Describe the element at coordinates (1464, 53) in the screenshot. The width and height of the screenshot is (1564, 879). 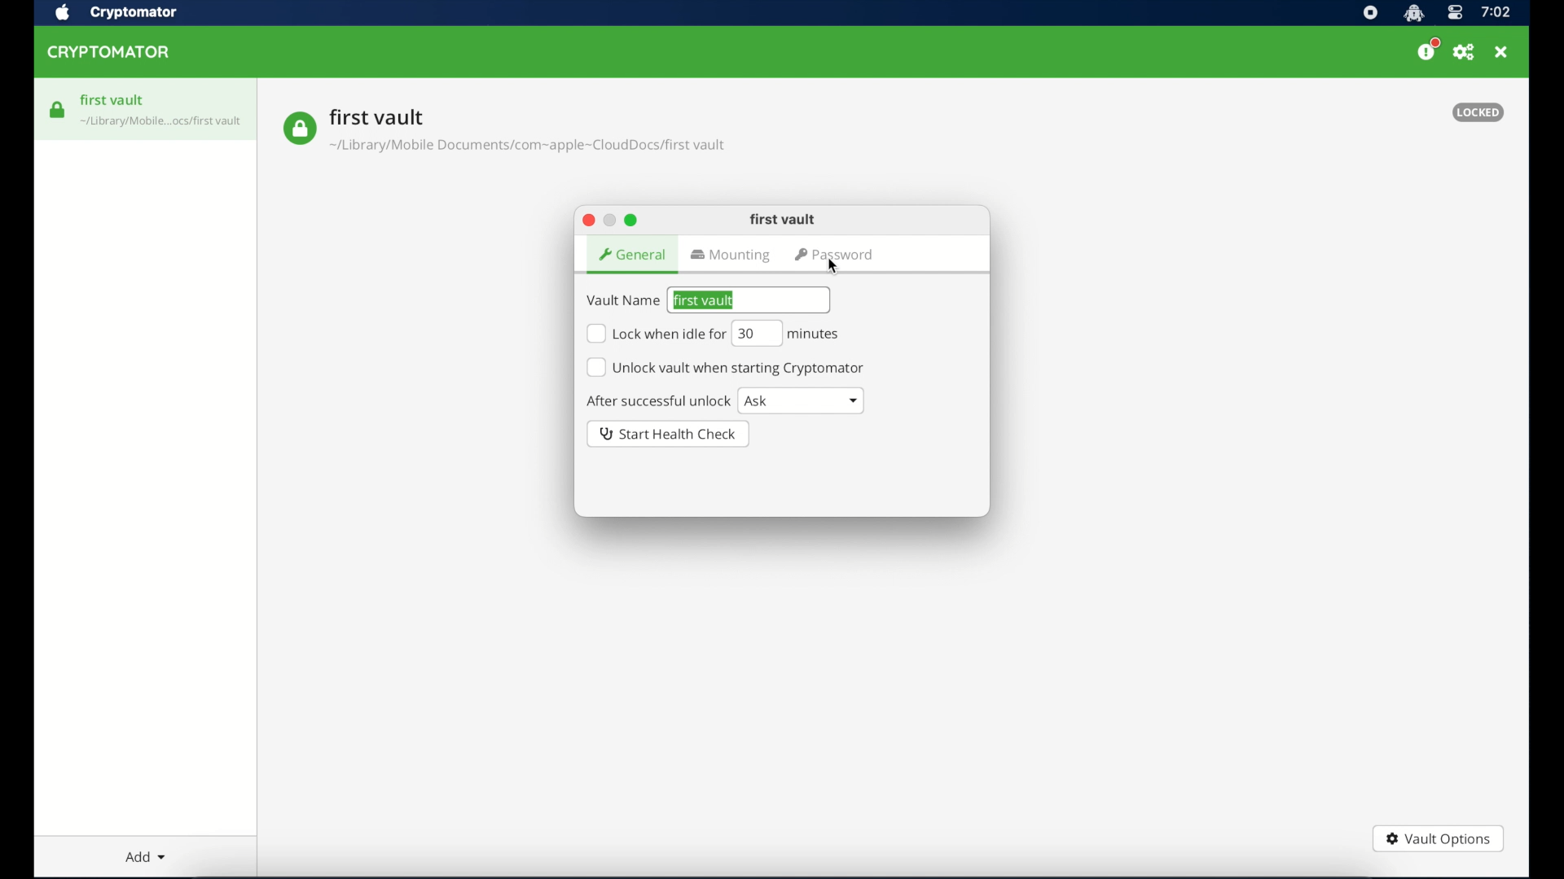
I see `preferences` at that location.